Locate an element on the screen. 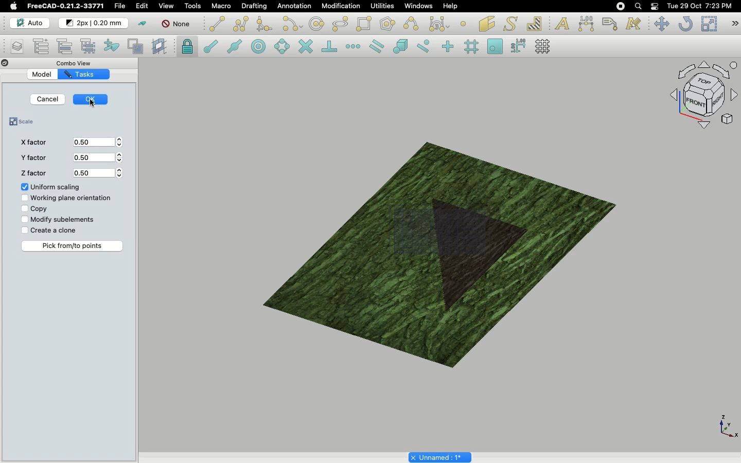 The width and height of the screenshot is (741, 463). None is located at coordinates (175, 25).